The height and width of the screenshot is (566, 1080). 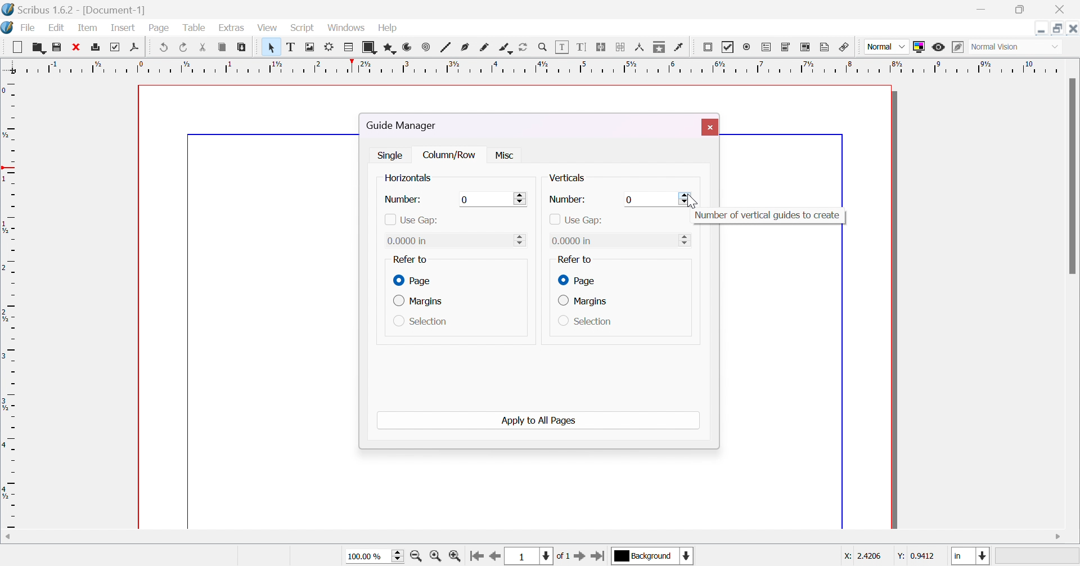 I want to click on line, so click(x=448, y=48).